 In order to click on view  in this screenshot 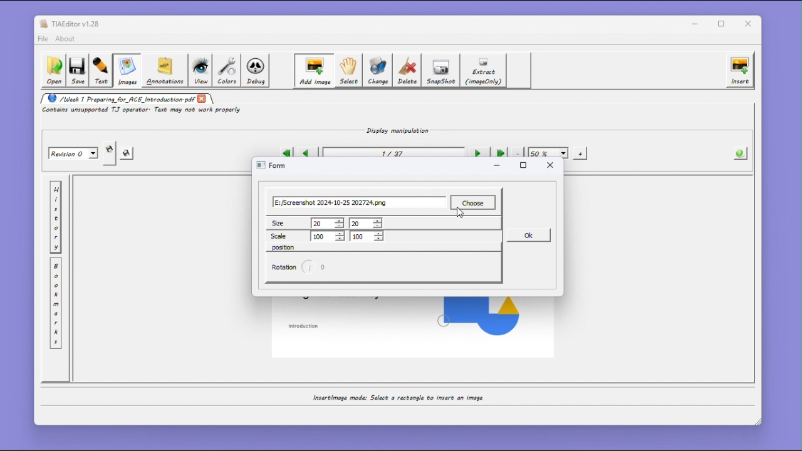, I will do `click(200, 71)`.